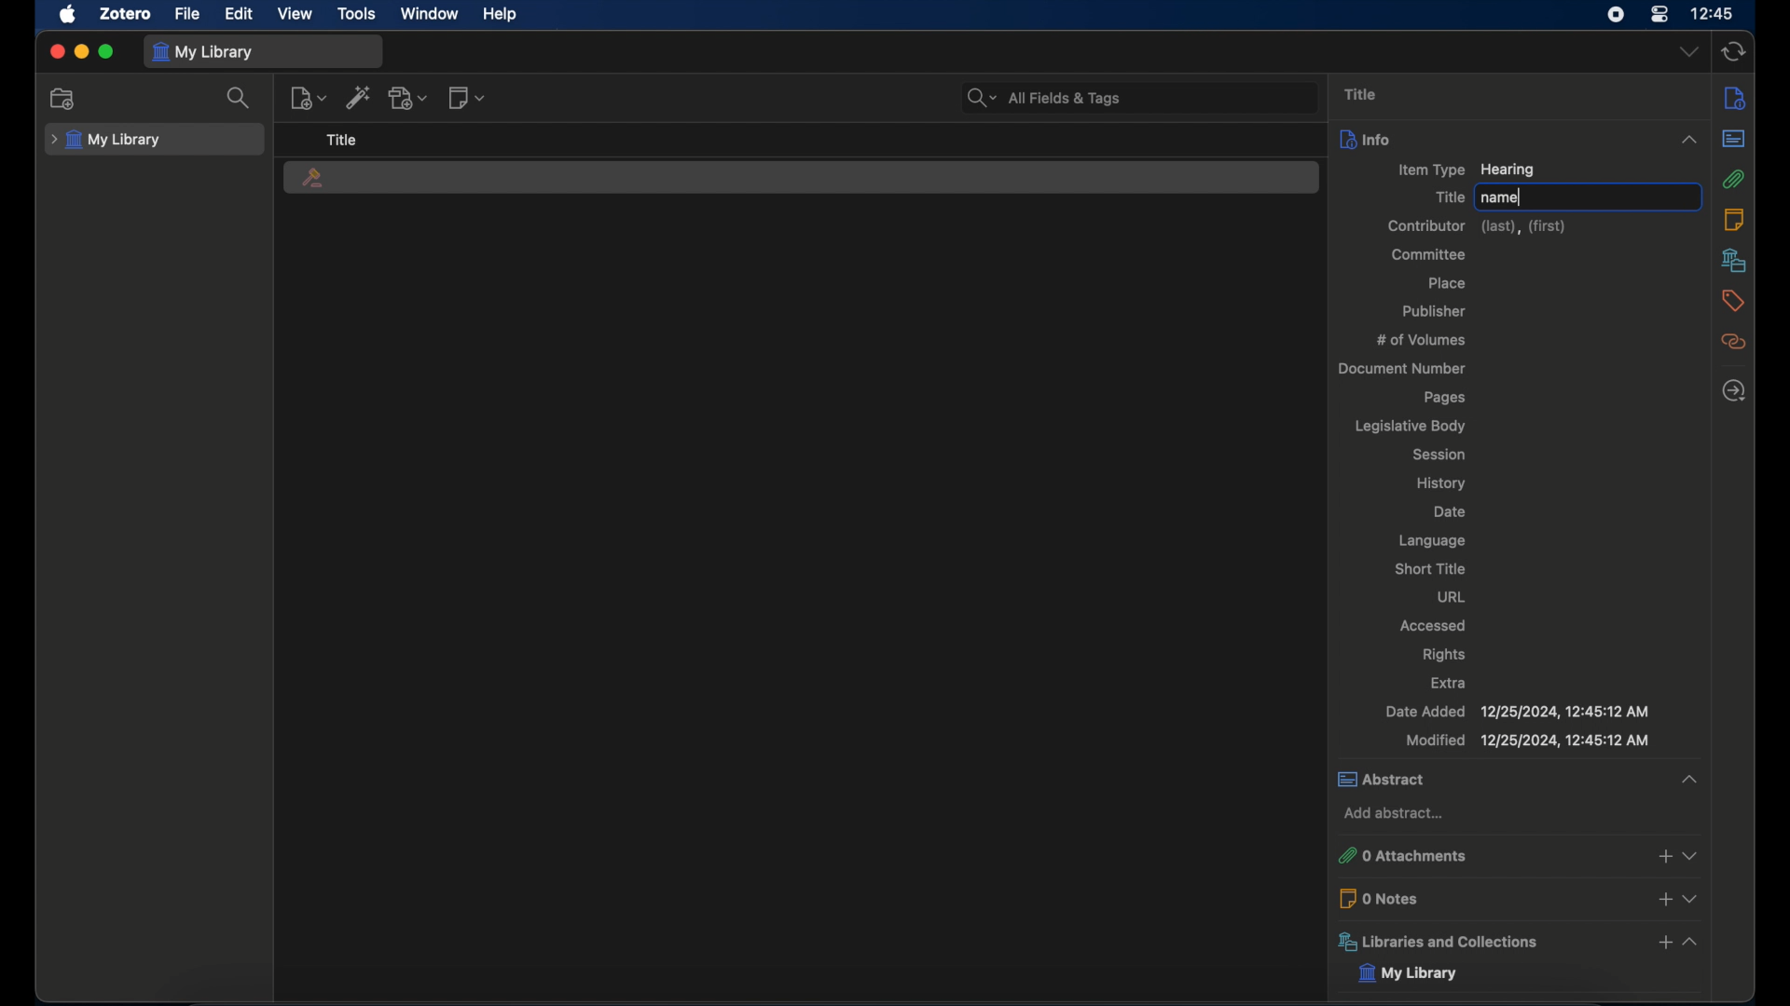 The image size is (1790, 1006). What do you see at coordinates (1421, 339) in the screenshot?
I see `no of volumes` at bounding box center [1421, 339].